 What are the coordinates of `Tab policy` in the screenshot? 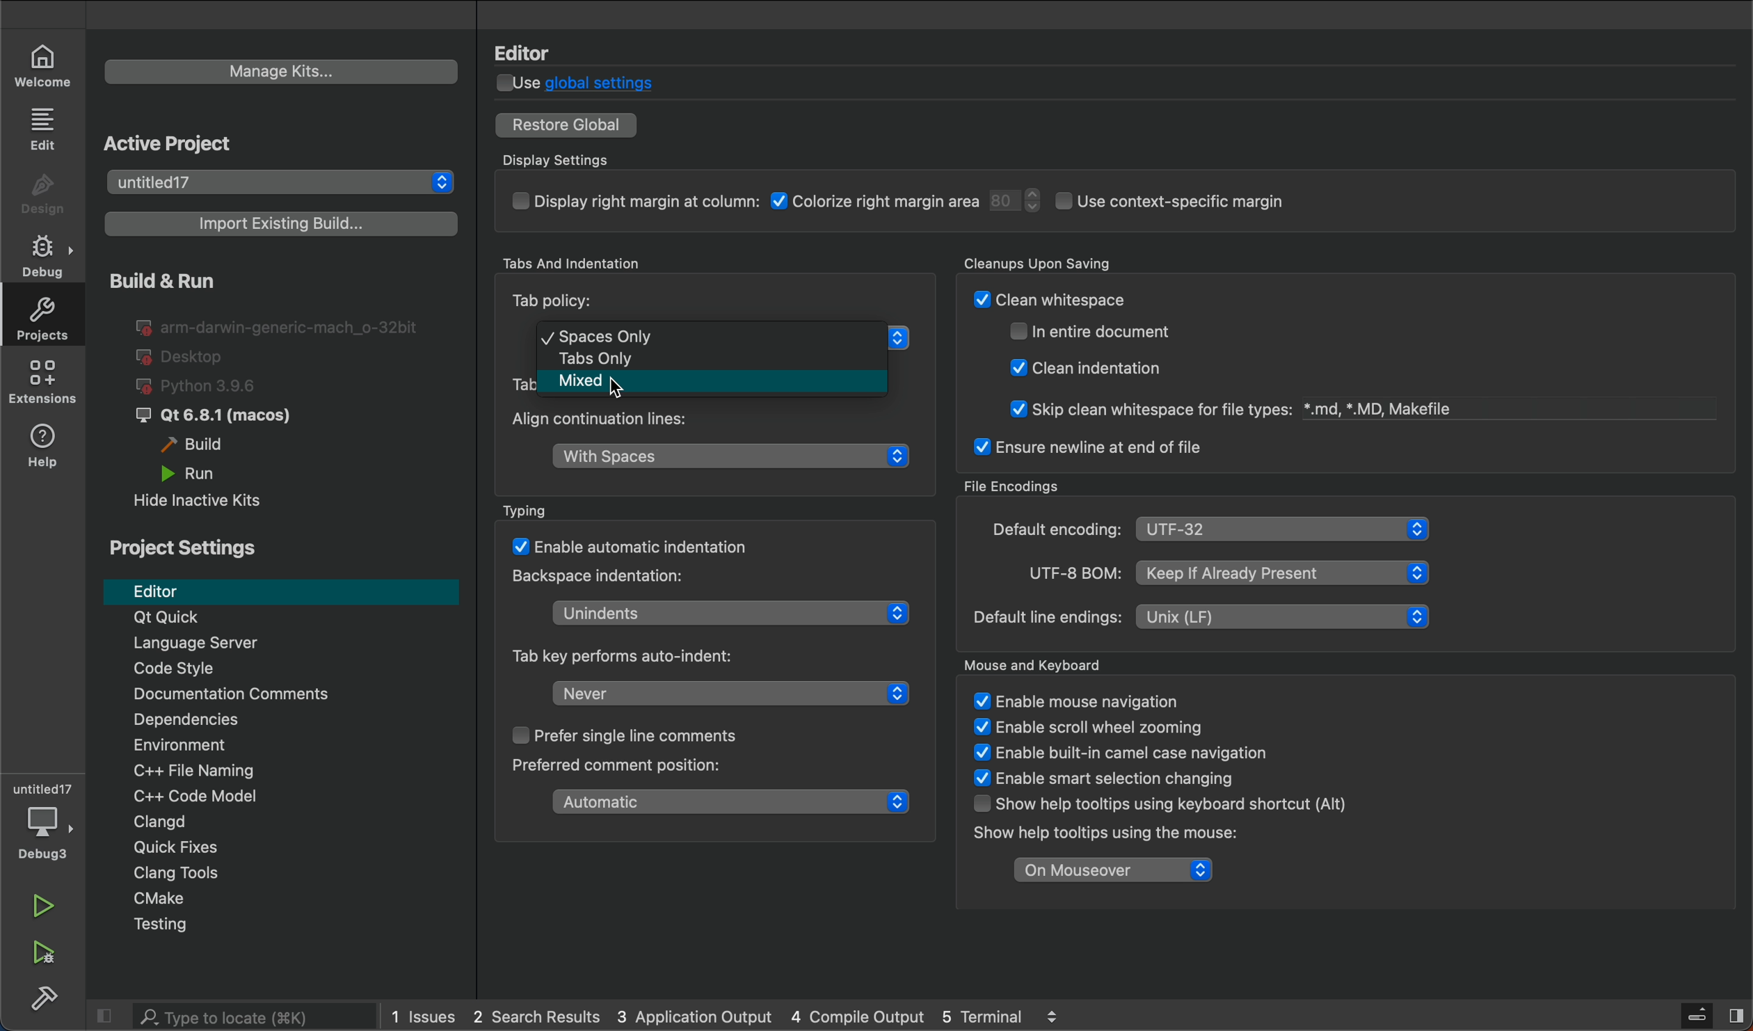 It's located at (602, 305).